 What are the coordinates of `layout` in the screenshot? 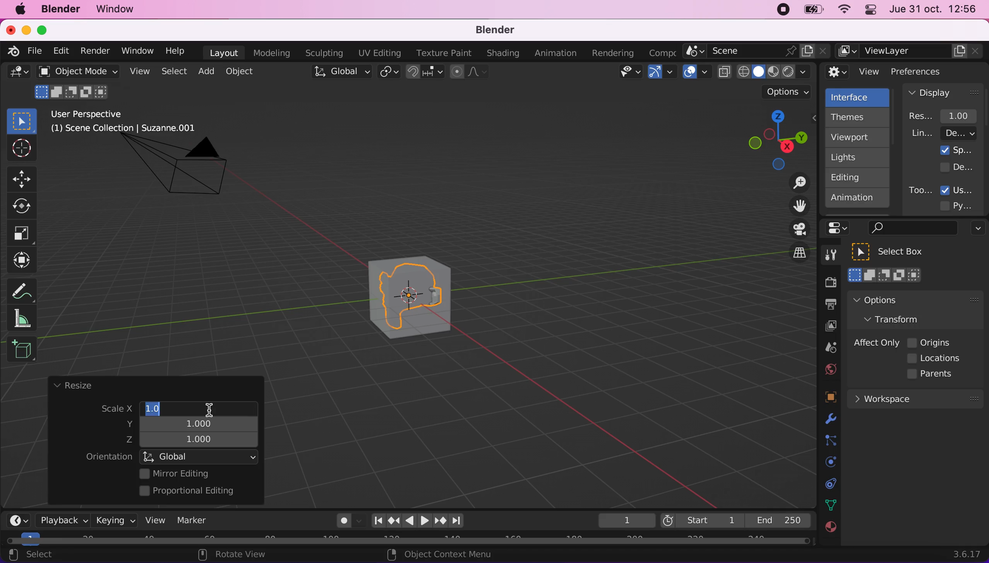 It's located at (224, 53).